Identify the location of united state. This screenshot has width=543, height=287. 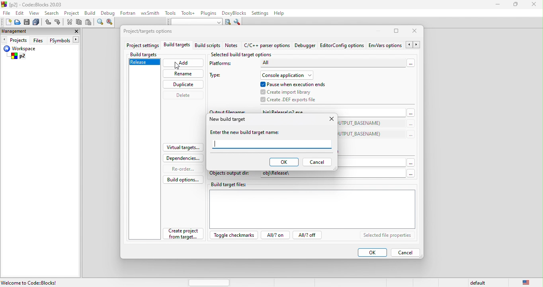
(527, 282).